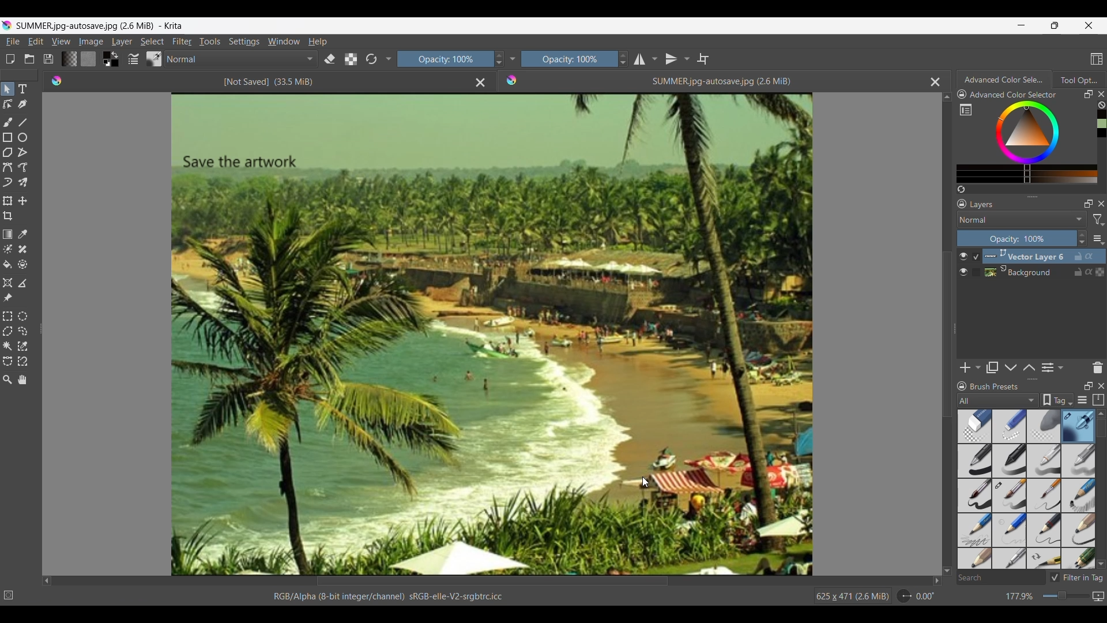 This screenshot has width=1107, height=623. Describe the element at coordinates (480, 83) in the screenshot. I see `Close earlier tab` at that location.